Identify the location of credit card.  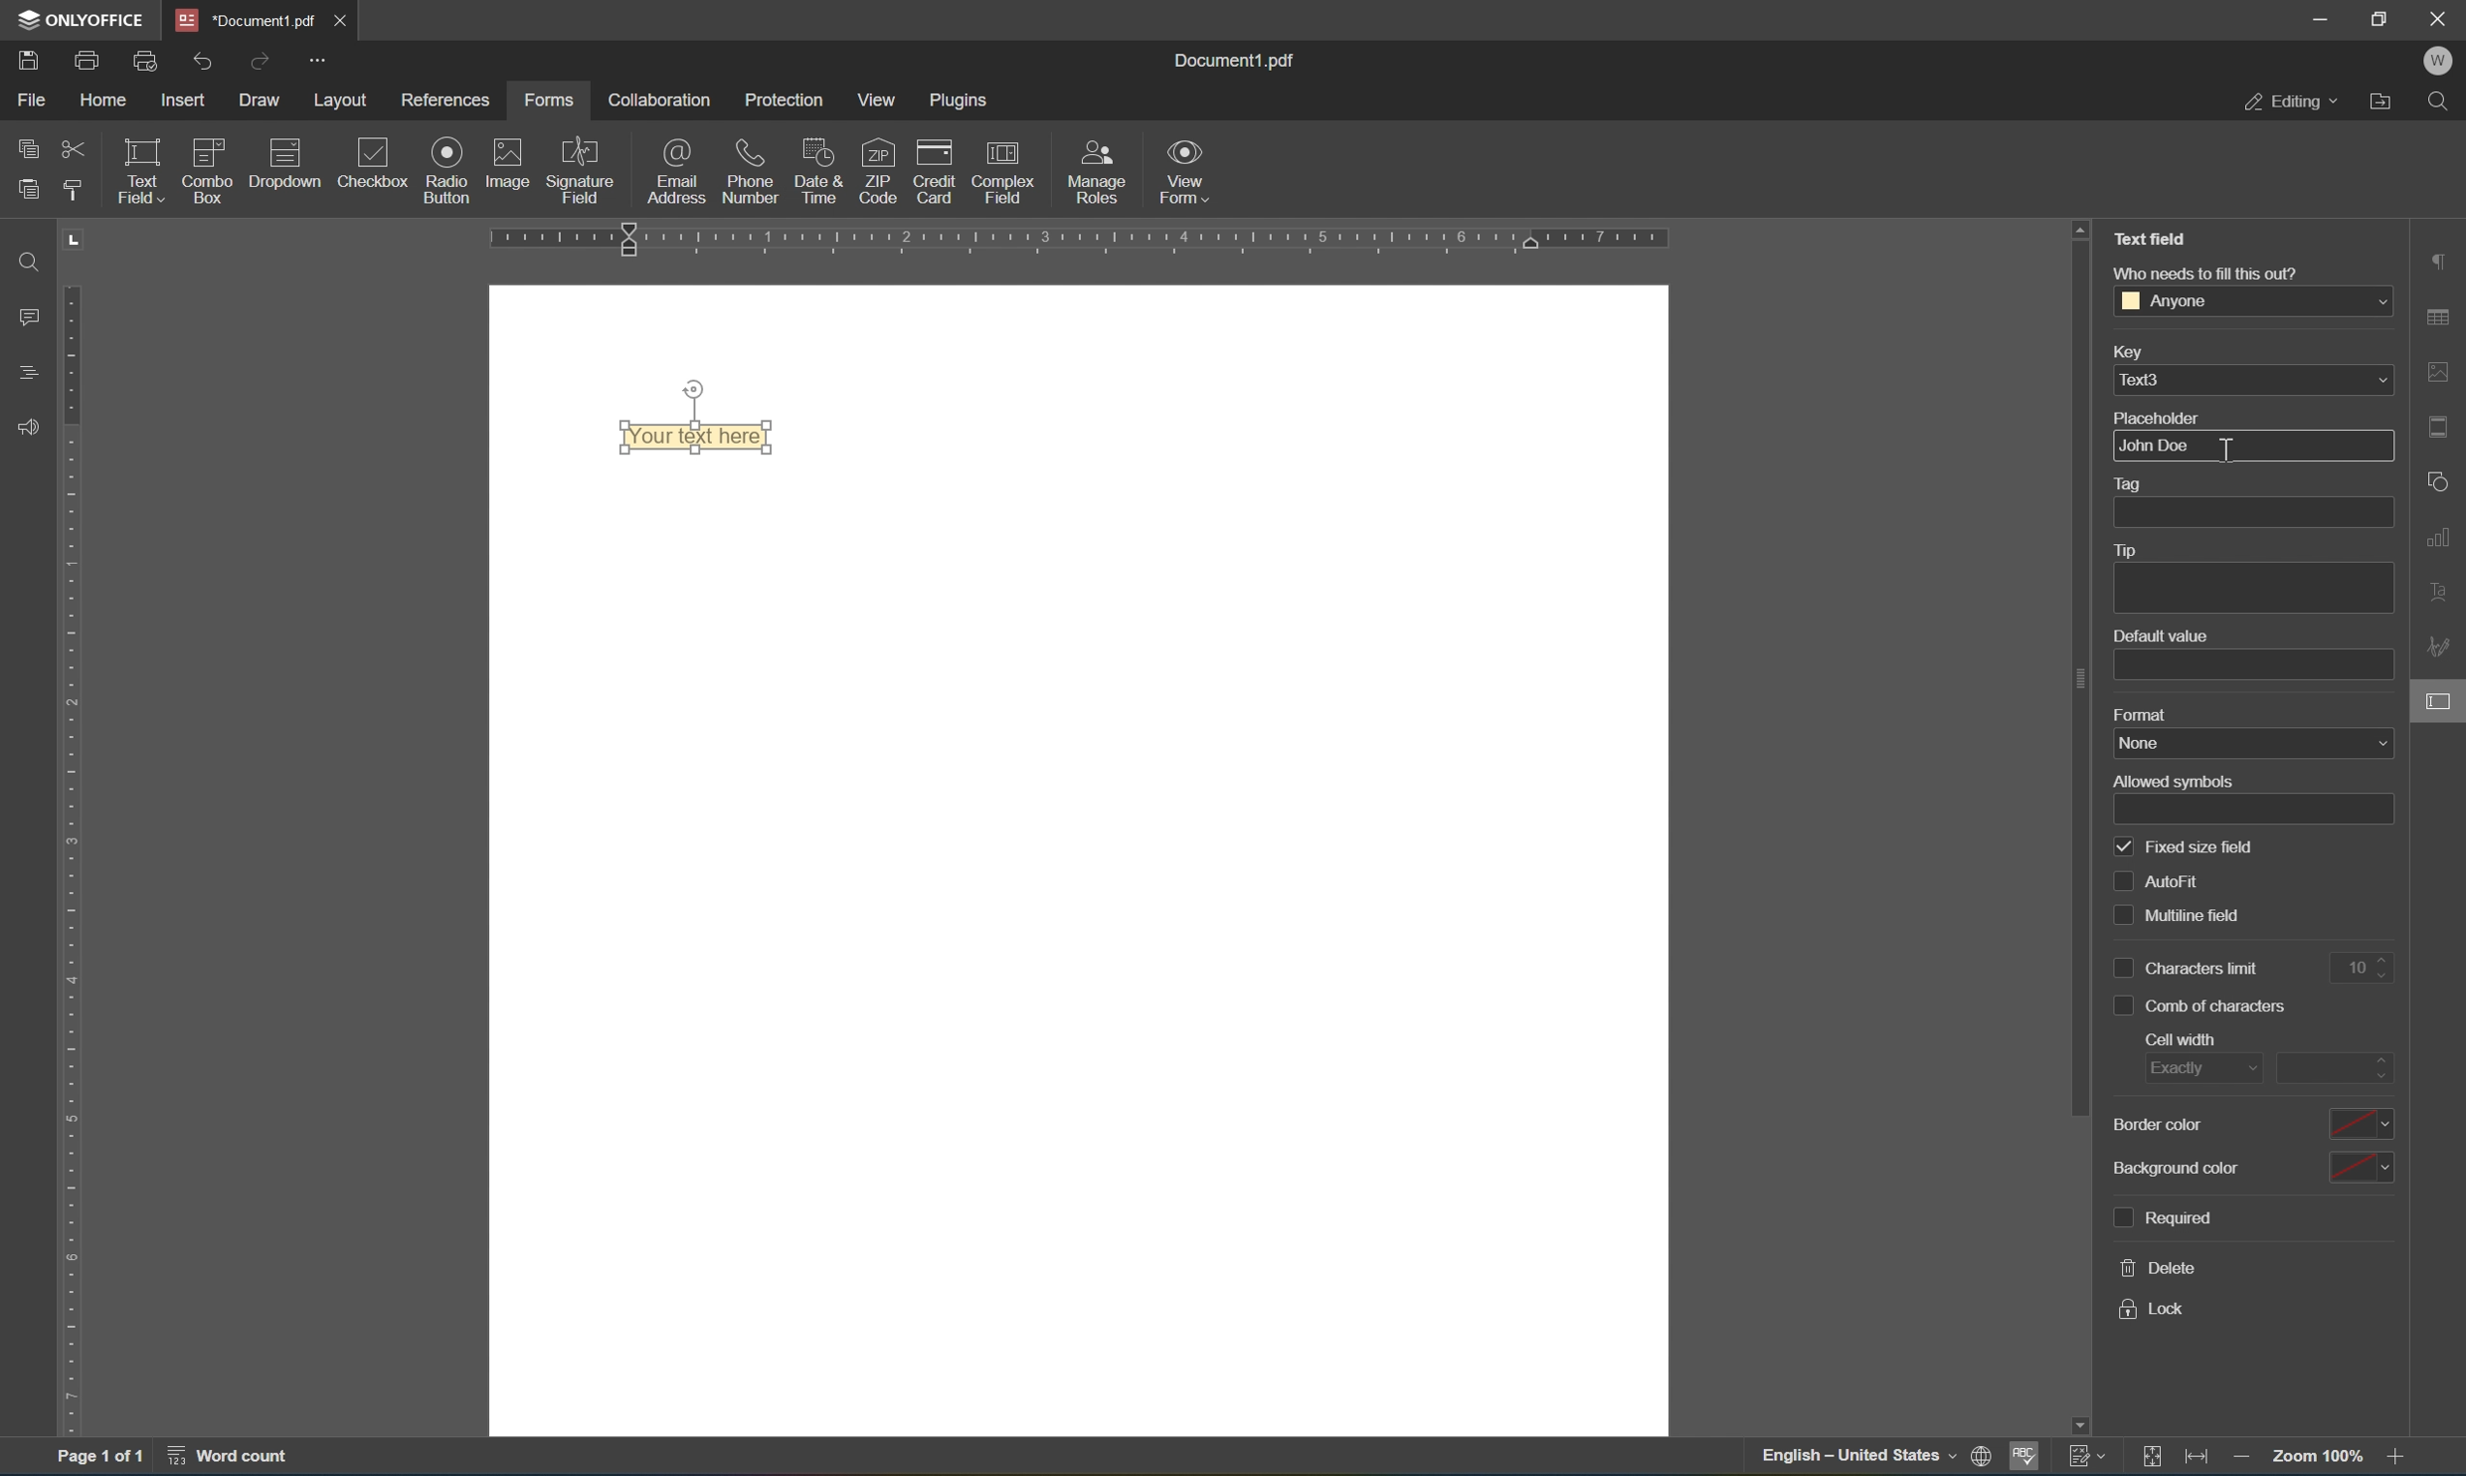
(936, 169).